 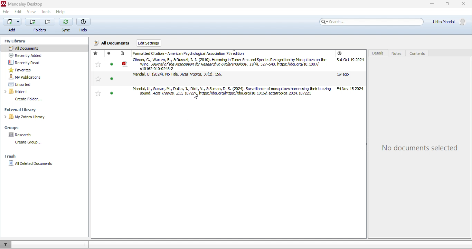 What do you see at coordinates (16, 127) in the screenshot?
I see `groups` at bounding box center [16, 127].